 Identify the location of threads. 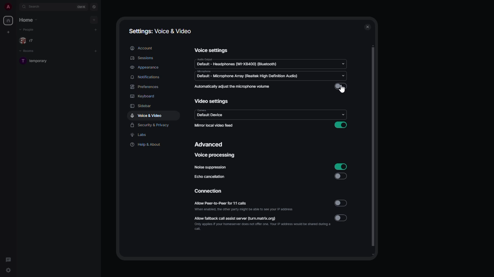
(9, 258).